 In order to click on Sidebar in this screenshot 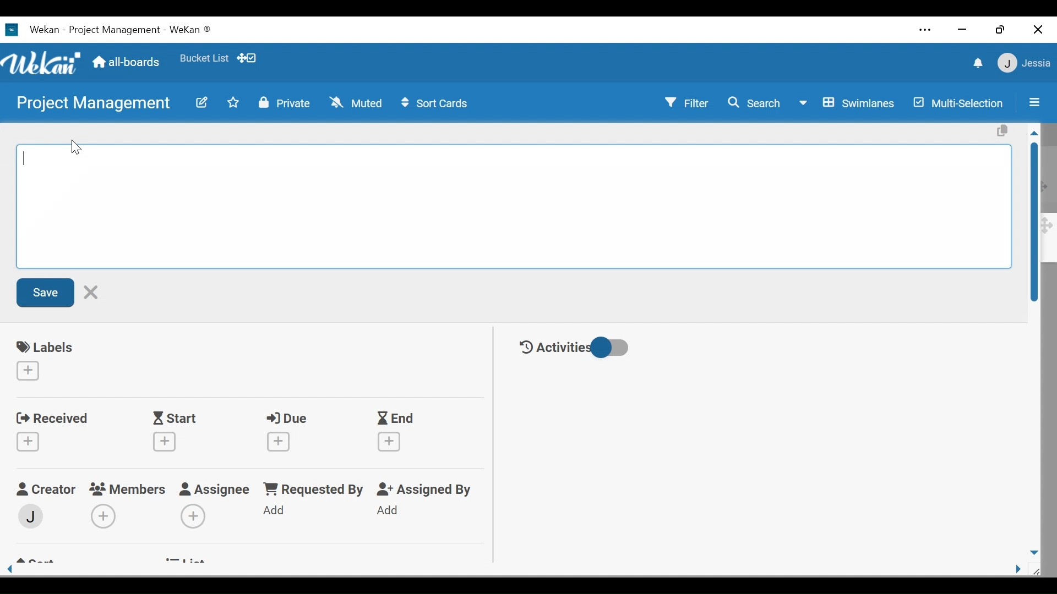, I will do `click(1035, 102)`.